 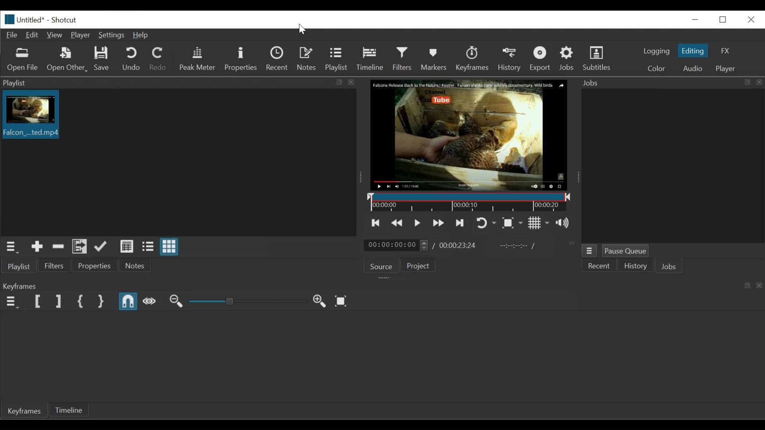 What do you see at coordinates (568, 60) in the screenshot?
I see `Jobs` at bounding box center [568, 60].